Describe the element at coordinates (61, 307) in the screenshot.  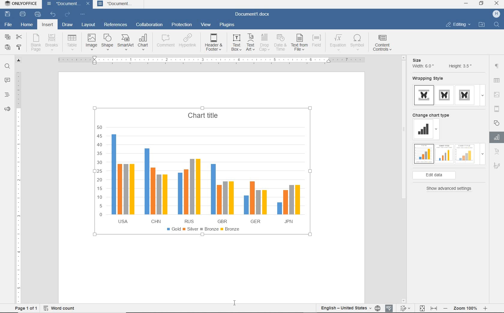
I see `word count` at that location.